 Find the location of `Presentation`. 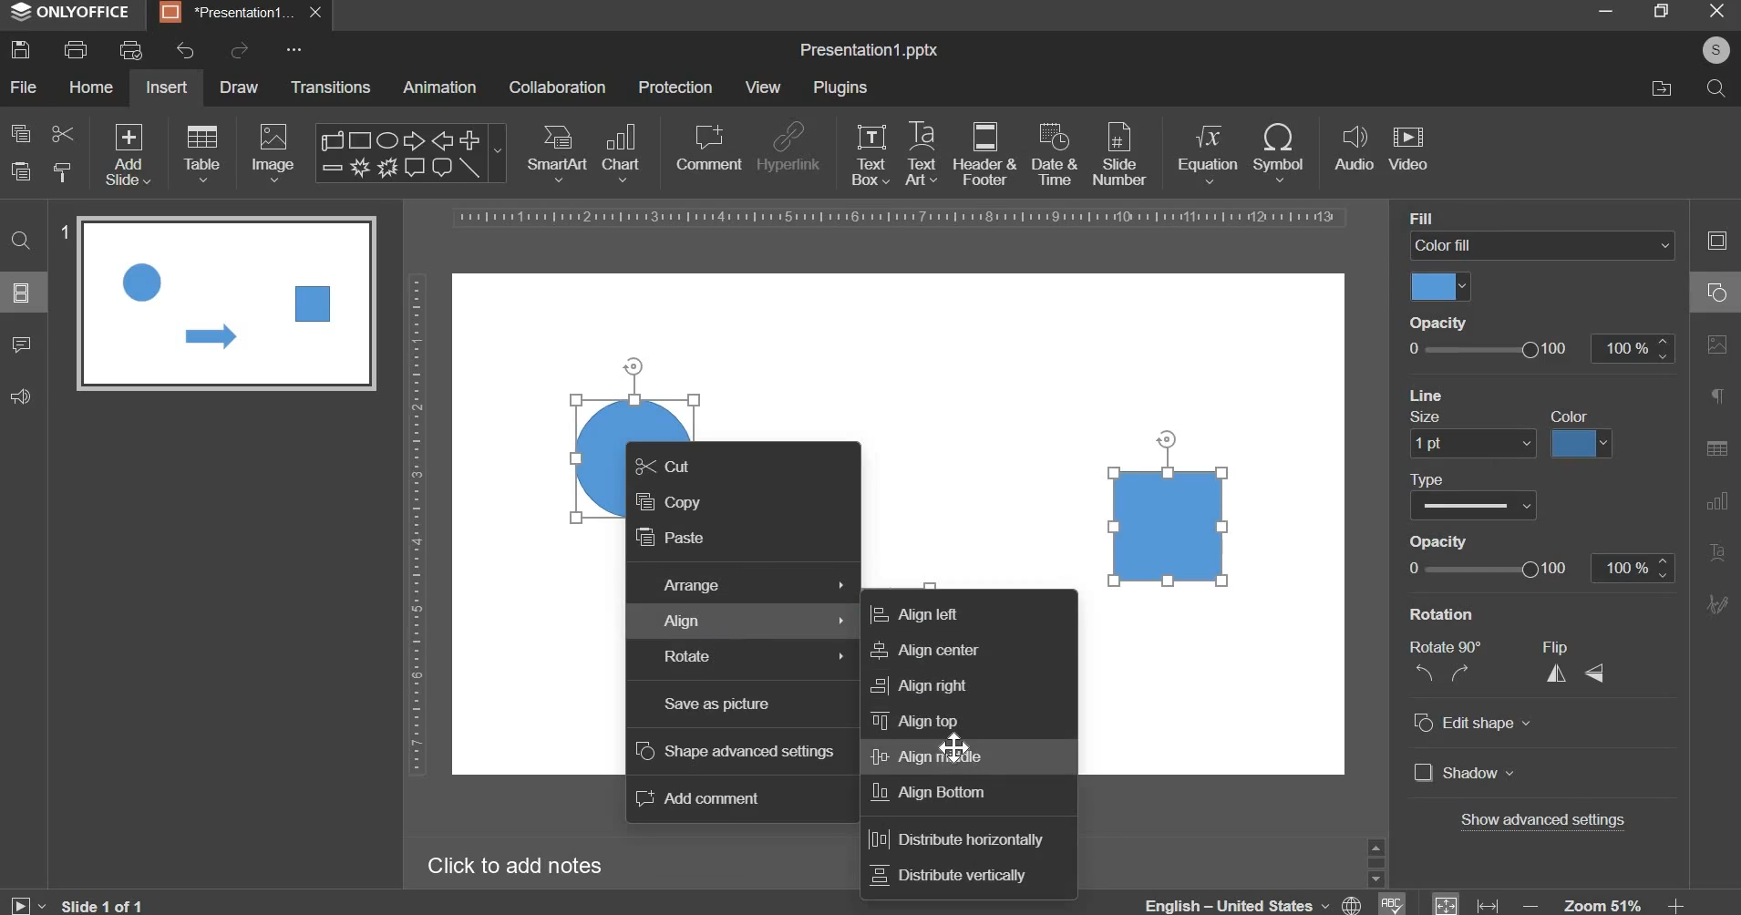

Presentation is located at coordinates (228, 13).